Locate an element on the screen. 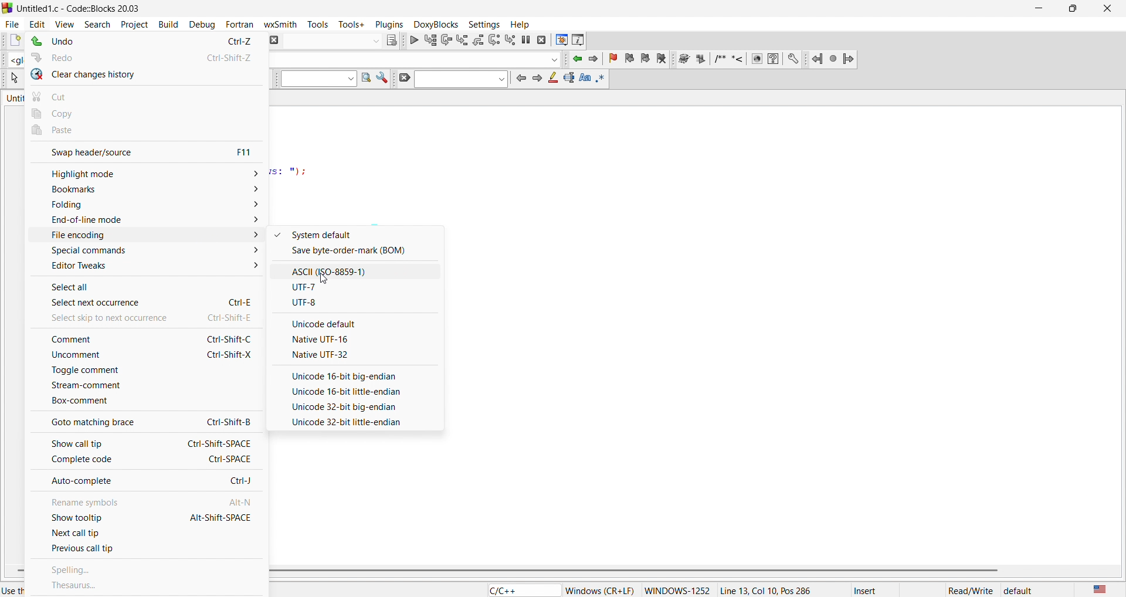 This screenshot has width=1126, height=597. insert comment box is located at coordinates (720, 60).